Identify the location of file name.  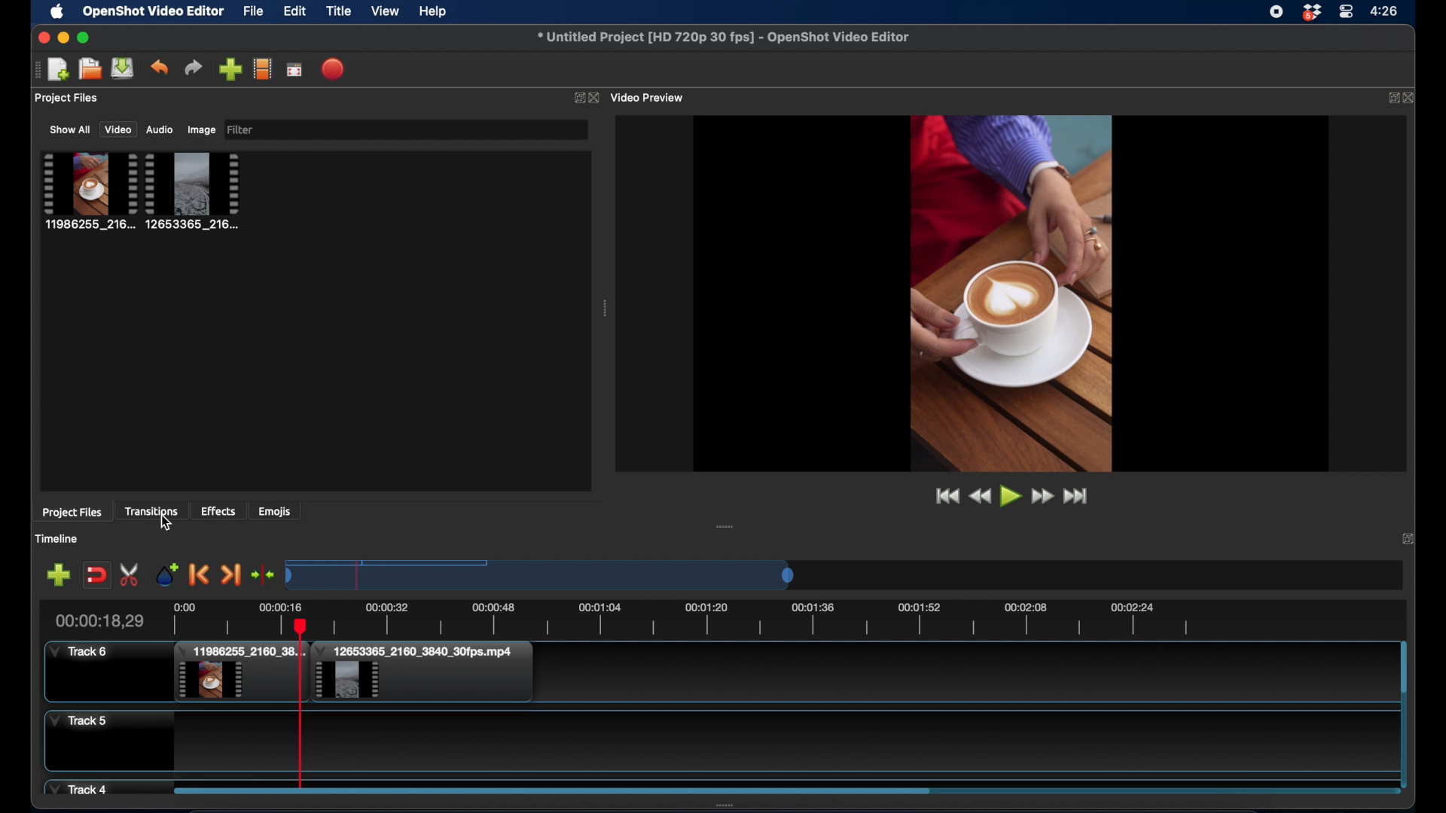
(725, 38).